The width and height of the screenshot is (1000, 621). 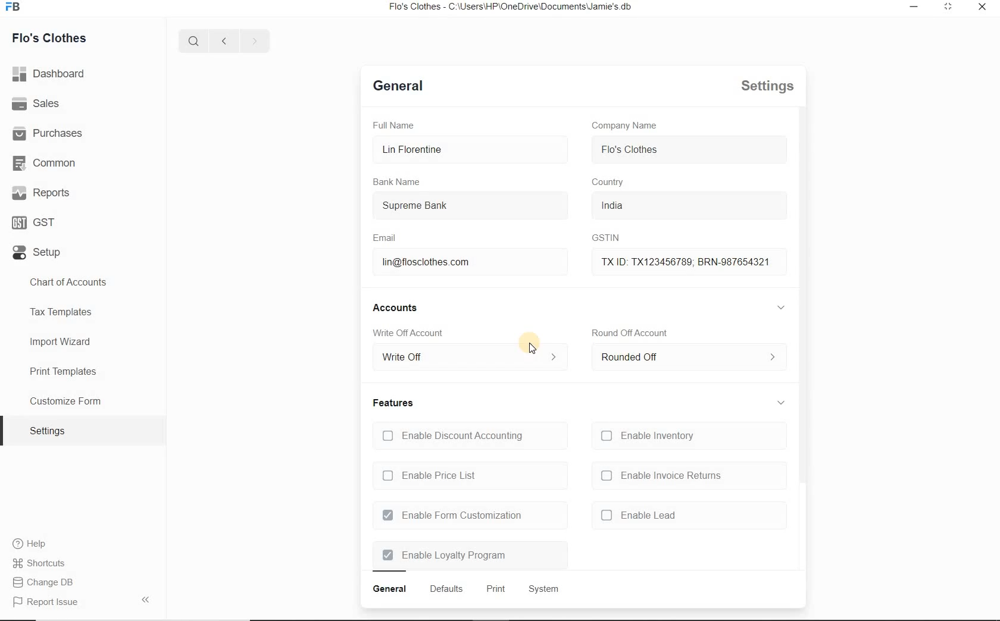 I want to click on Enable Discount Accounting, so click(x=452, y=435).